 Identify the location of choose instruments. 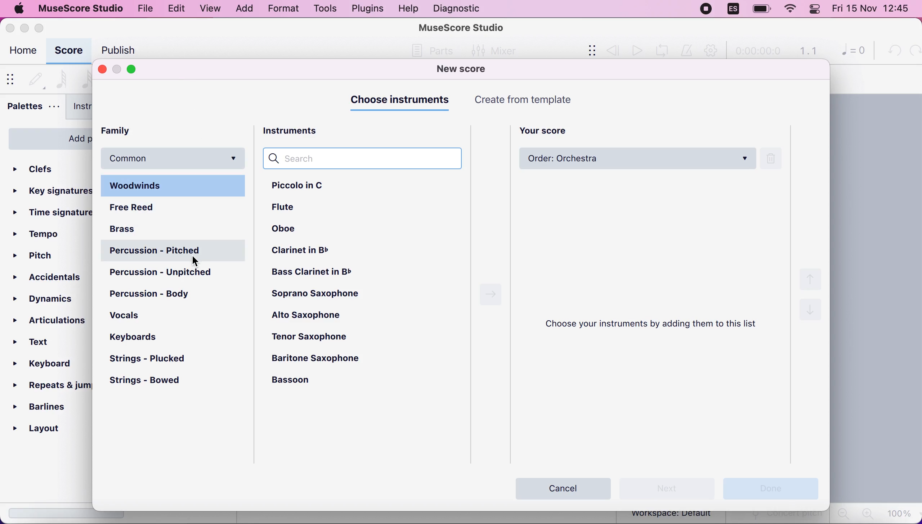
(402, 100).